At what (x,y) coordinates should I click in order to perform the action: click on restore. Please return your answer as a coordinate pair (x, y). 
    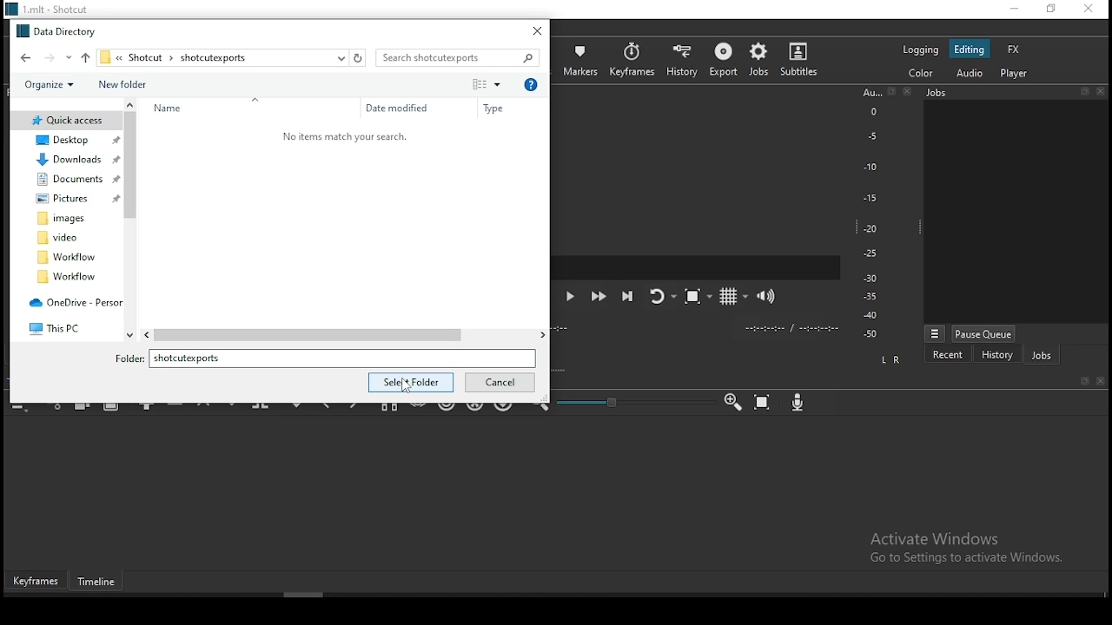
    Looking at the image, I should click on (1050, 10).